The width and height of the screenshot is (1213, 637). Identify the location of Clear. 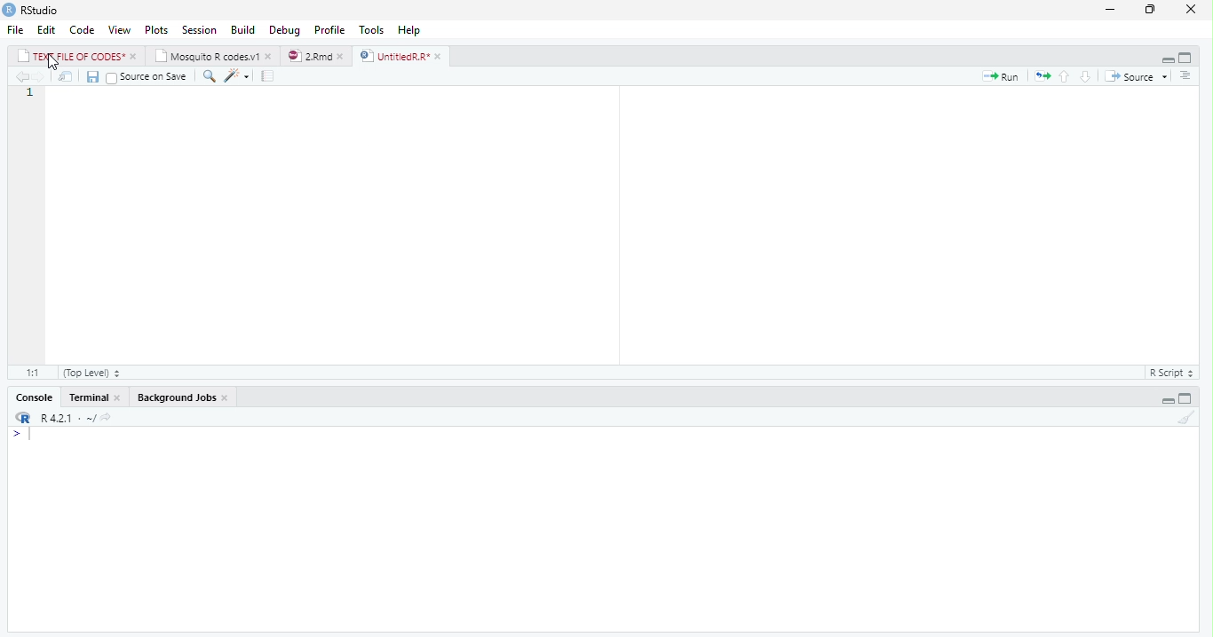
(1185, 417).